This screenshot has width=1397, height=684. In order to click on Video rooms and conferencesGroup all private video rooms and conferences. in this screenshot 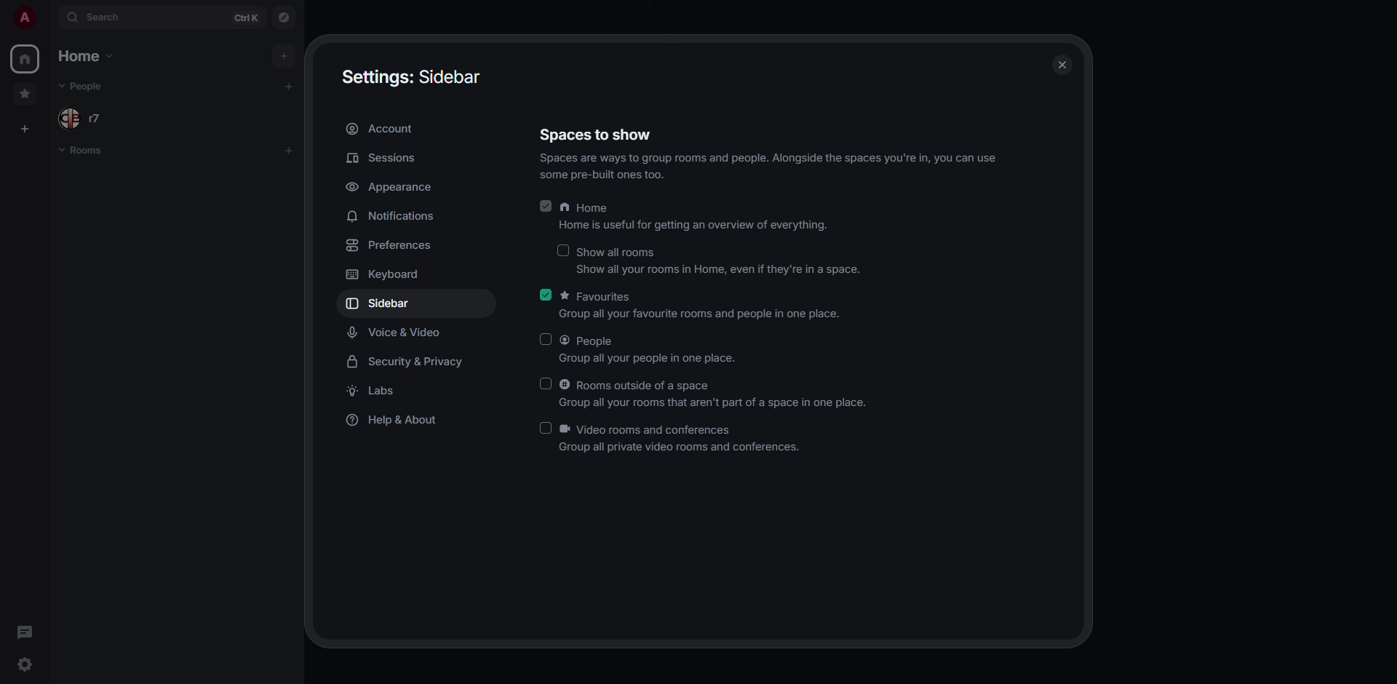, I will do `click(682, 440)`.